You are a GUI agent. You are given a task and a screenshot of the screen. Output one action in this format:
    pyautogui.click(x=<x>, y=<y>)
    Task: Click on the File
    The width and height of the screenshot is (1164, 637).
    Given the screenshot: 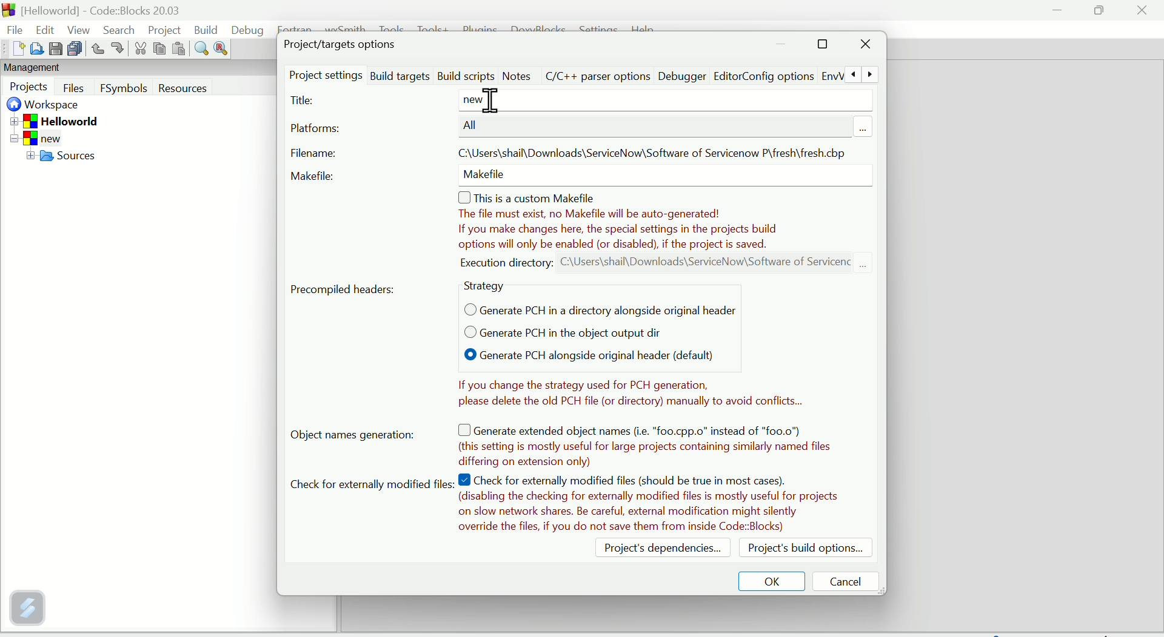 What is the action you would take?
    pyautogui.click(x=13, y=28)
    